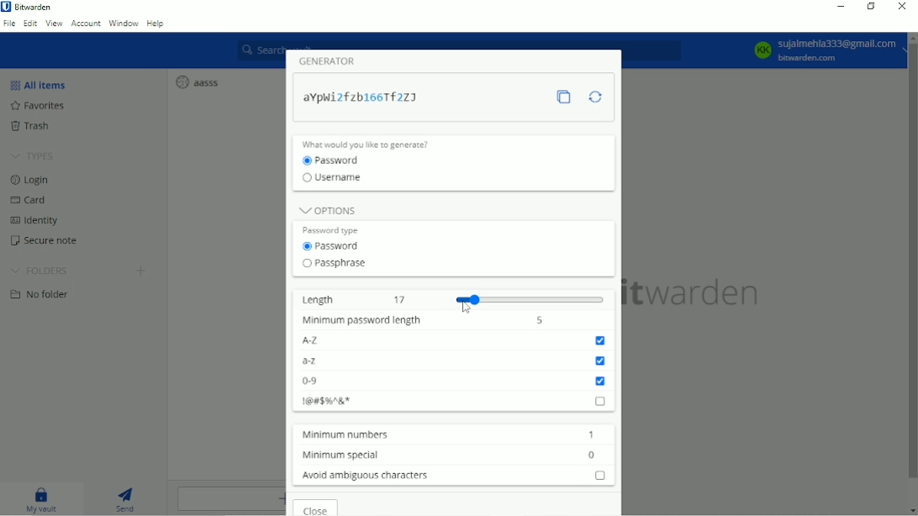 The width and height of the screenshot is (918, 516). Describe the element at coordinates (910, 266) in the screenshot. I see `Vertical scrollbar` at that location.